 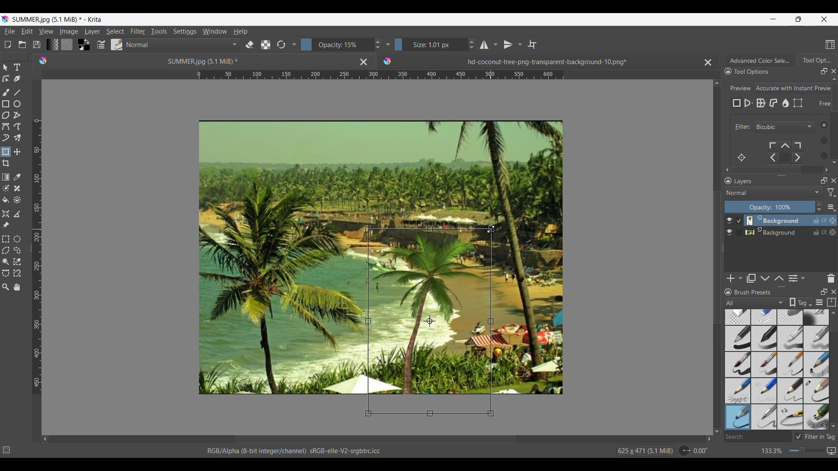 What do you see at coordinates (819, 109) in the screenshot?
I see `Lock/Unlock y and x co-ordinates` at bounding box center [819, 109].